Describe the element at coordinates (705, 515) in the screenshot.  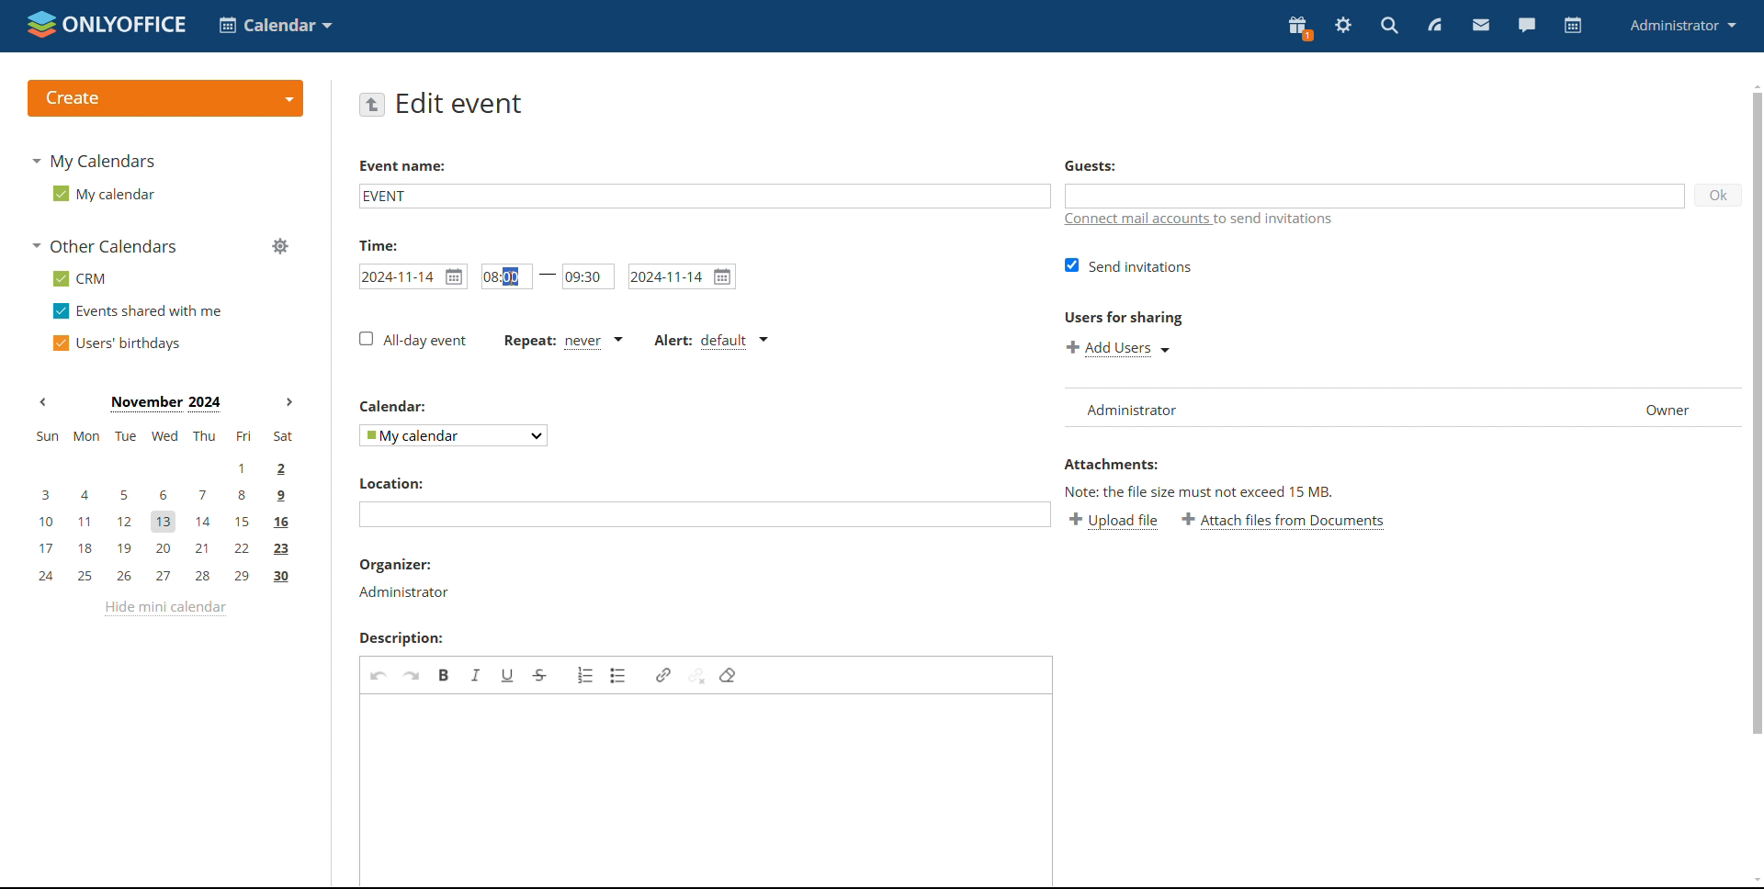
I see `add location` at that location.